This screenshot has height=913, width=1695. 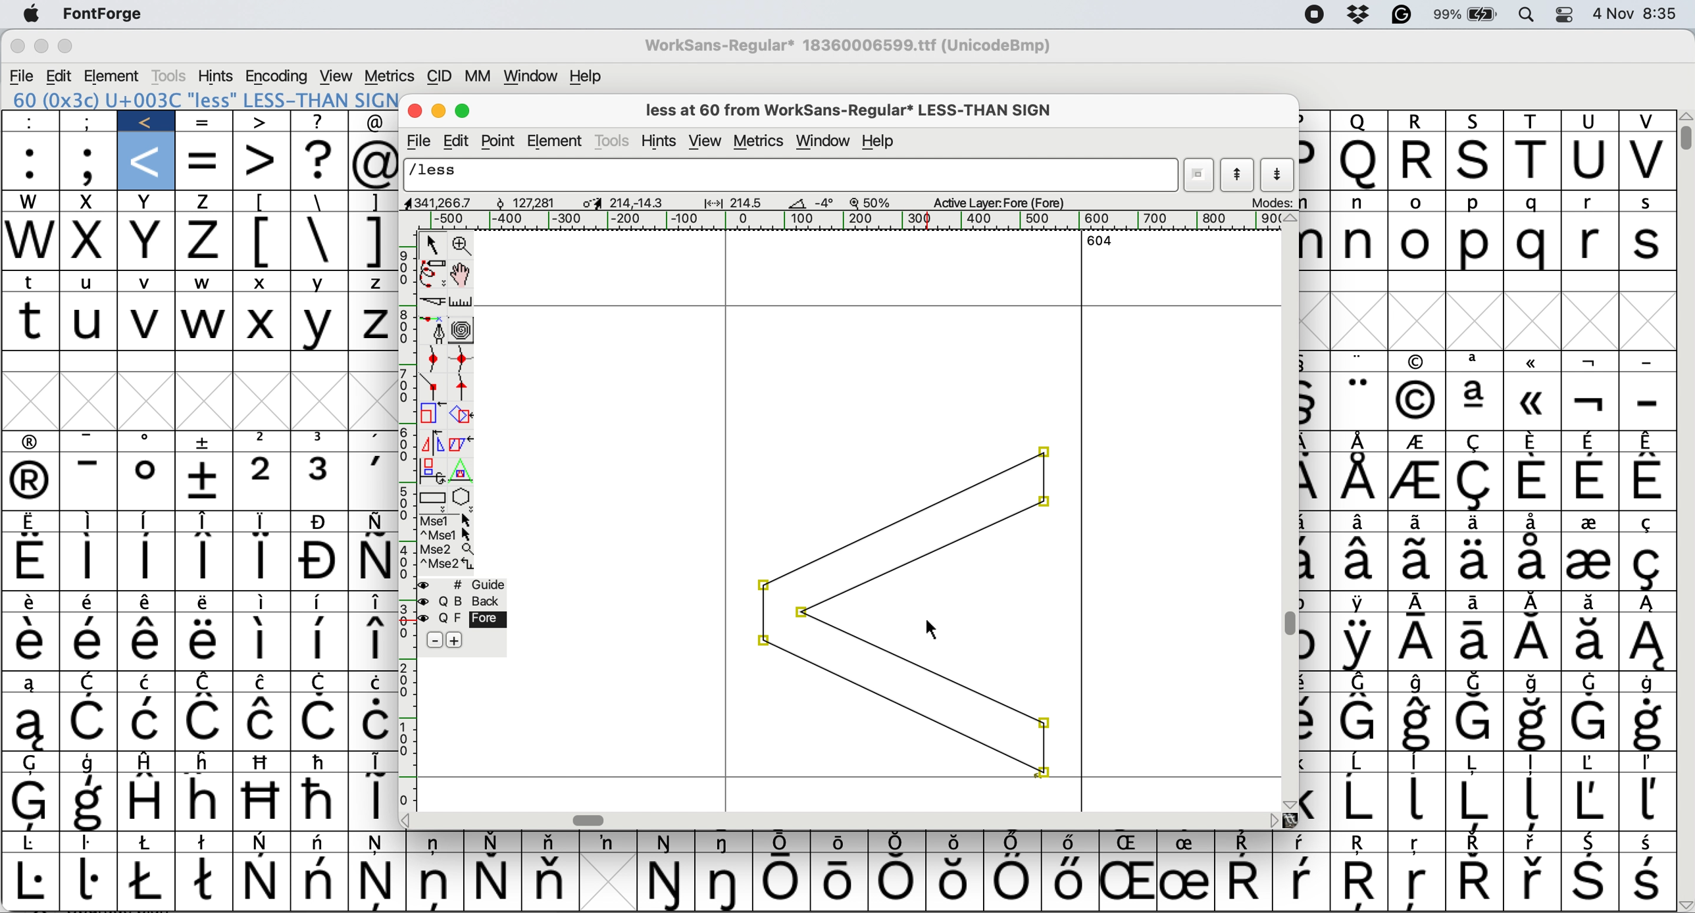 What do you see at coordinates (467, 387) in the screenshot?
I see `tangent point` at bounding box center [467, 387].